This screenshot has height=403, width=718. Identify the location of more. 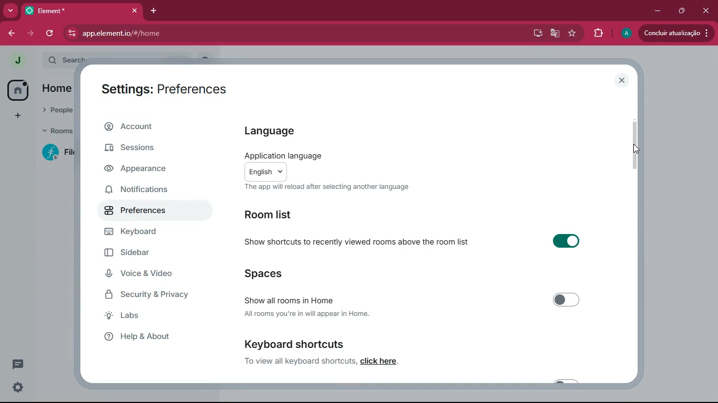
(17, 114).